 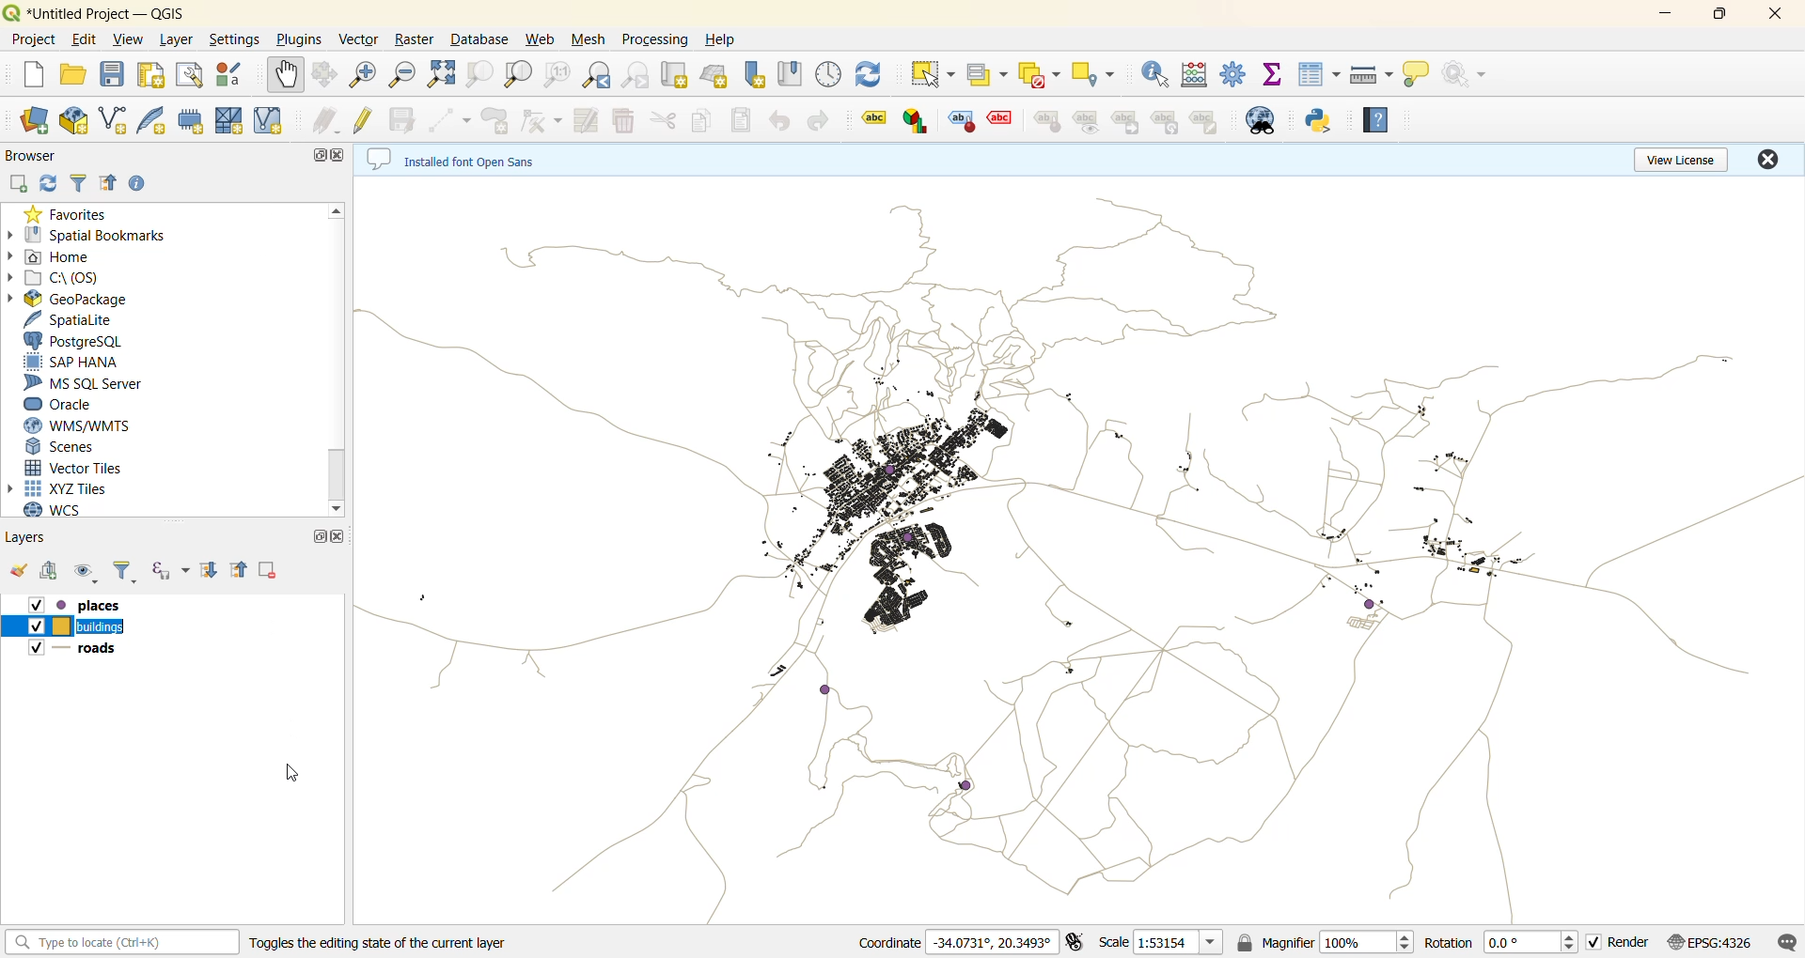 What do you see at coordinates (69, 487) in the screenshot?
I see `xyz tiles` at bounding box center [69, 487].